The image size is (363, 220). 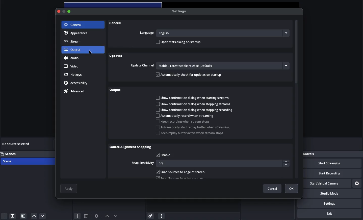 I want to click on Delete, so click(x=86, y=216).